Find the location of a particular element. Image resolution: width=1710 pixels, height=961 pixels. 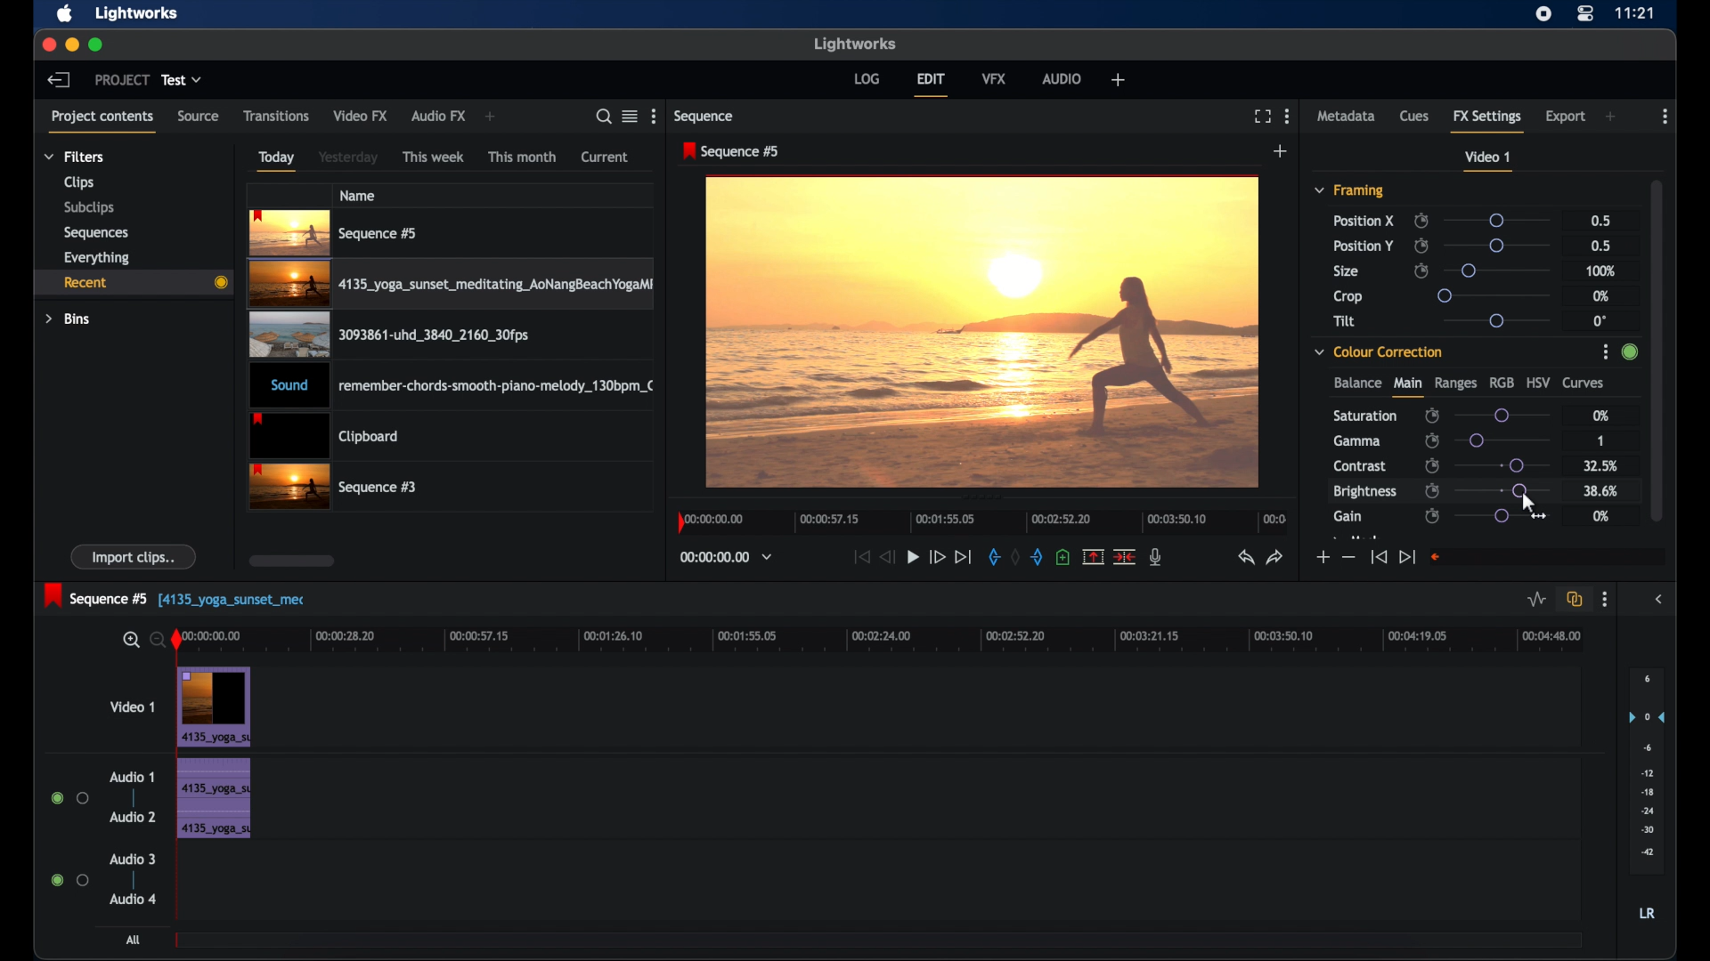

time is located at coordinates (1635, 12).